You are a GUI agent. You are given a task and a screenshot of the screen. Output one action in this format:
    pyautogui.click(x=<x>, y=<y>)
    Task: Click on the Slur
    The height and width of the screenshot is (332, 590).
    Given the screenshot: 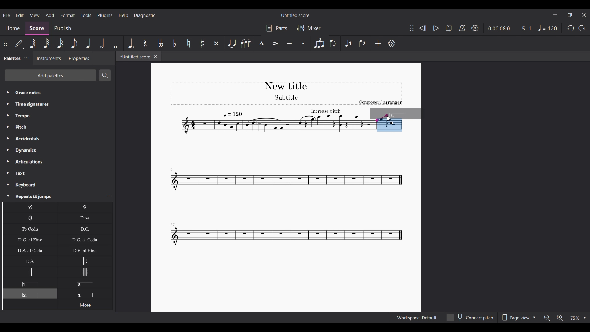 What is the action you would take?
    pyautogui.click(x=246, y=43)
    